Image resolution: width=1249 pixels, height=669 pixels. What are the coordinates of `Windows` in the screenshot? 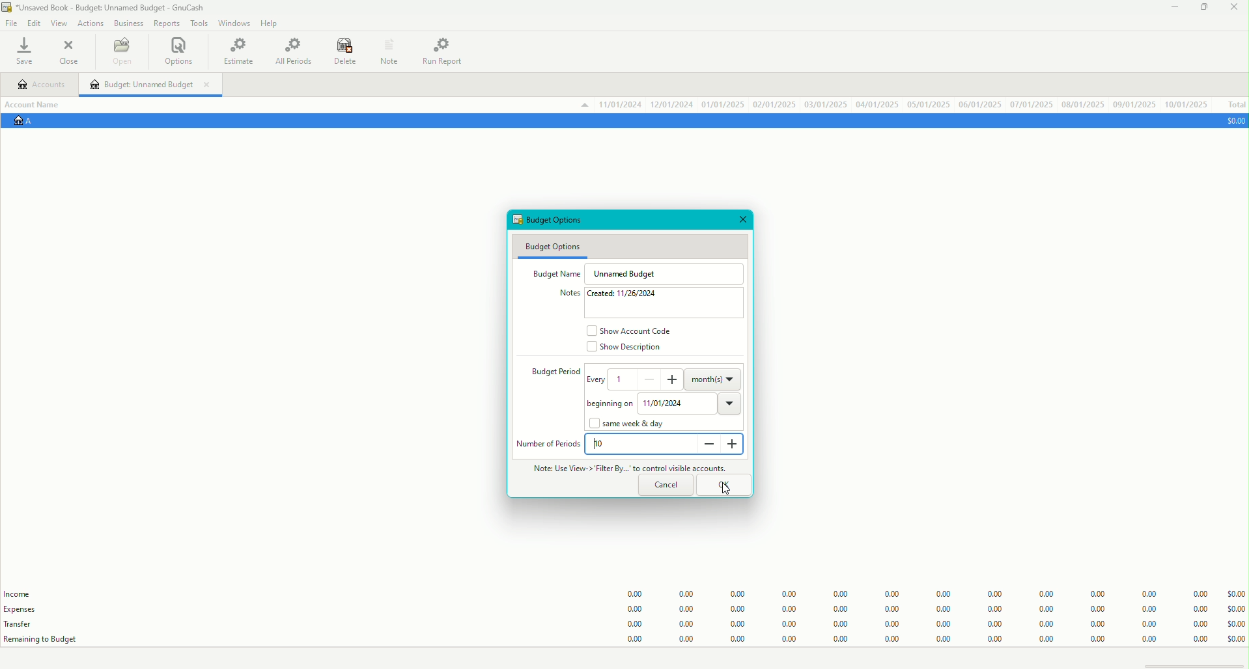 It's located at (234, 25).